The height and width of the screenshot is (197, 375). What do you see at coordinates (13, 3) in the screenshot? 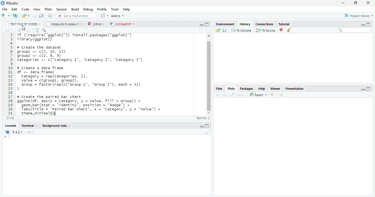
I see `RStudio` at bounding box center [13, 3].